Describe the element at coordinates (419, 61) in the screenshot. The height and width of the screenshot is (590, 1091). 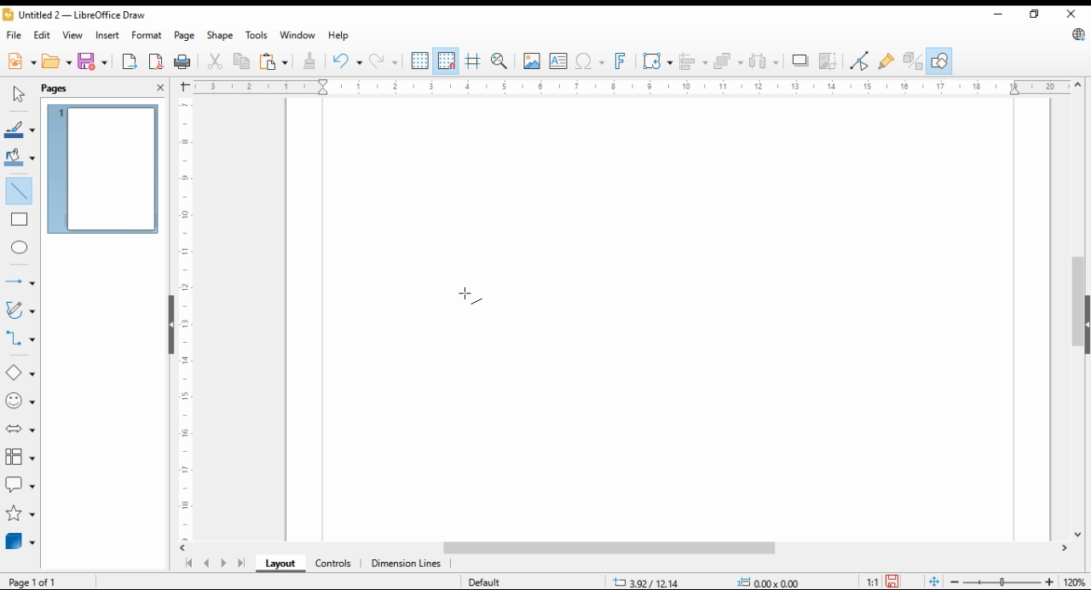
I see `show grids` at that location.